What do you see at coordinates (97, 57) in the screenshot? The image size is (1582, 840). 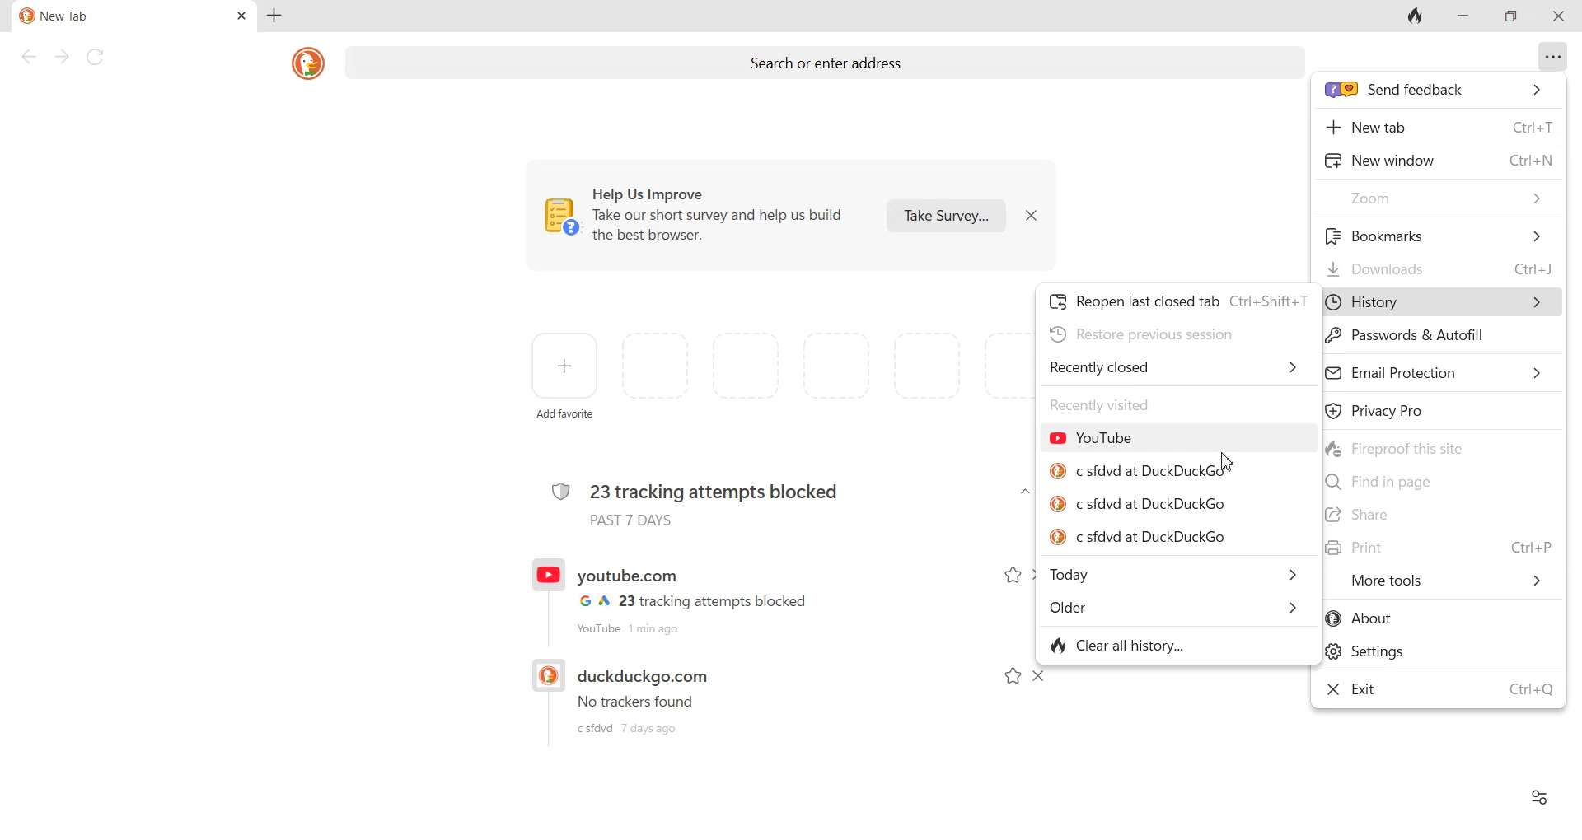 I see `Reload` at bounding box center [97, 57].